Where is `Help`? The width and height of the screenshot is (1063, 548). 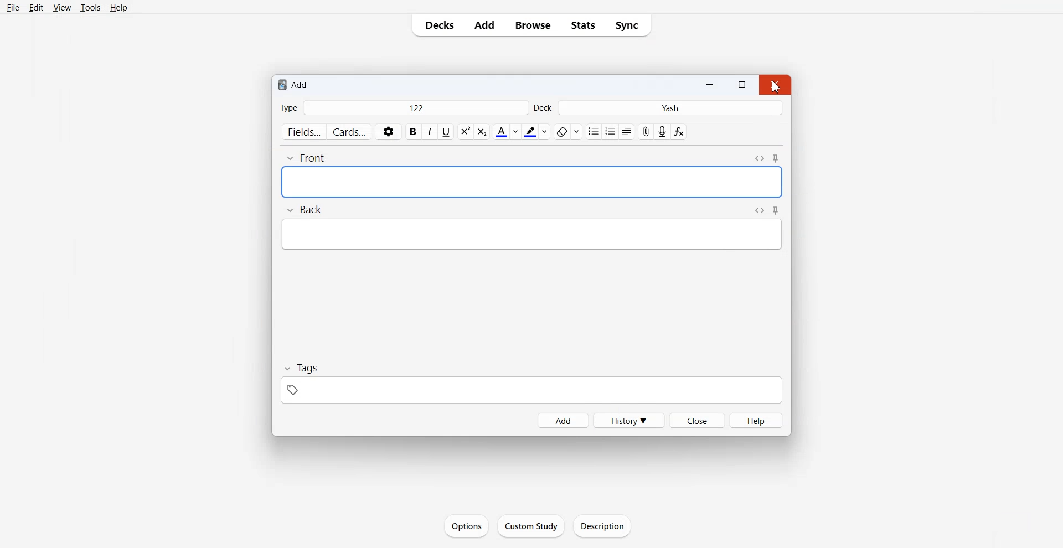
Help is located at coordinates (757, 420).